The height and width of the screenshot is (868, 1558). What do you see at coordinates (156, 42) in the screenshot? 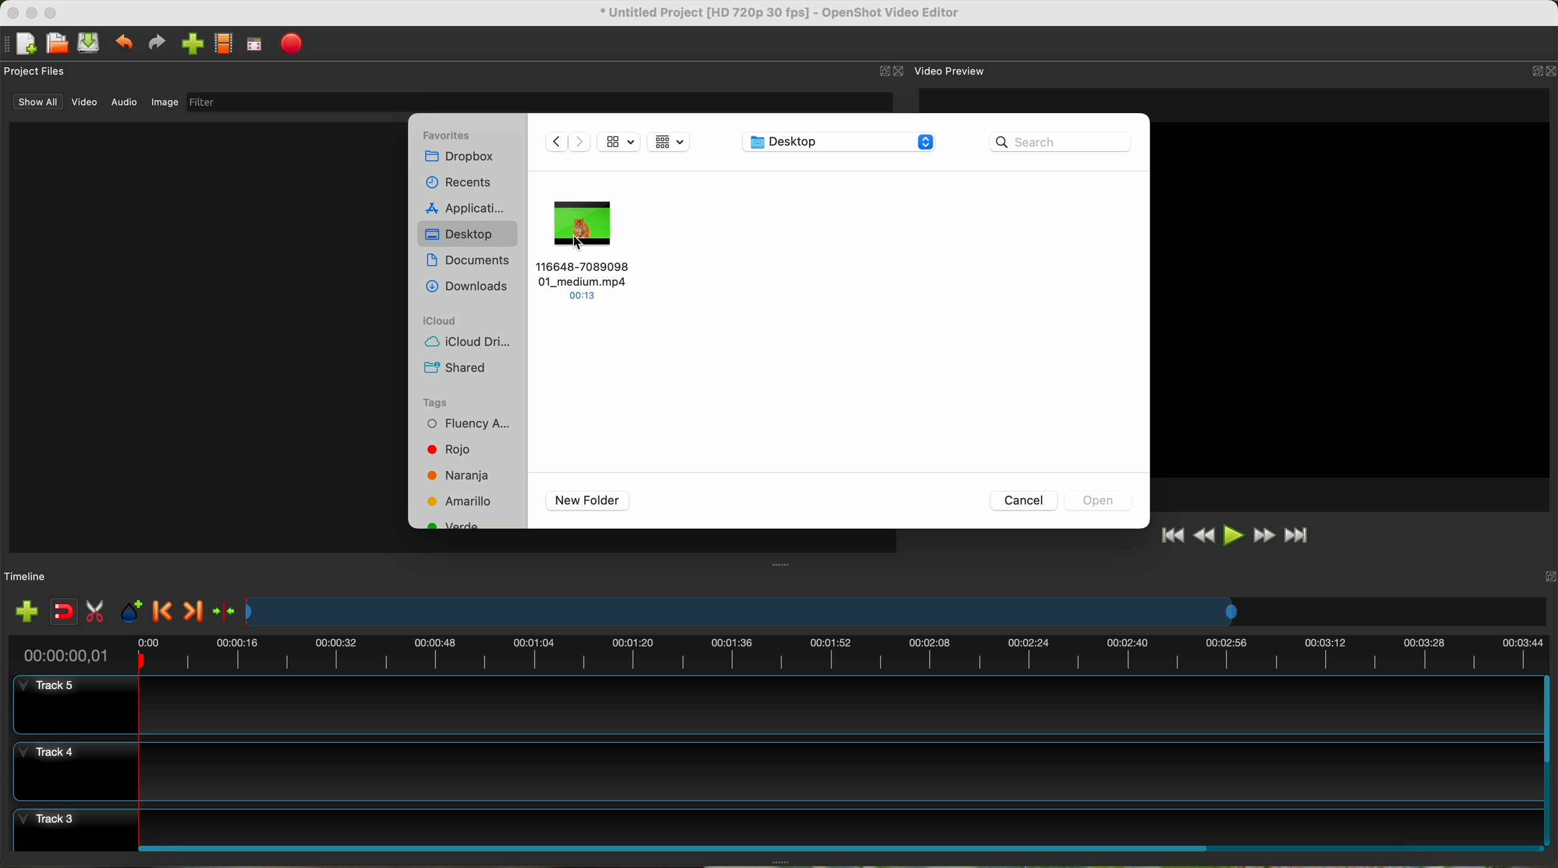
I see `redo` at bounding box center [156, 42].